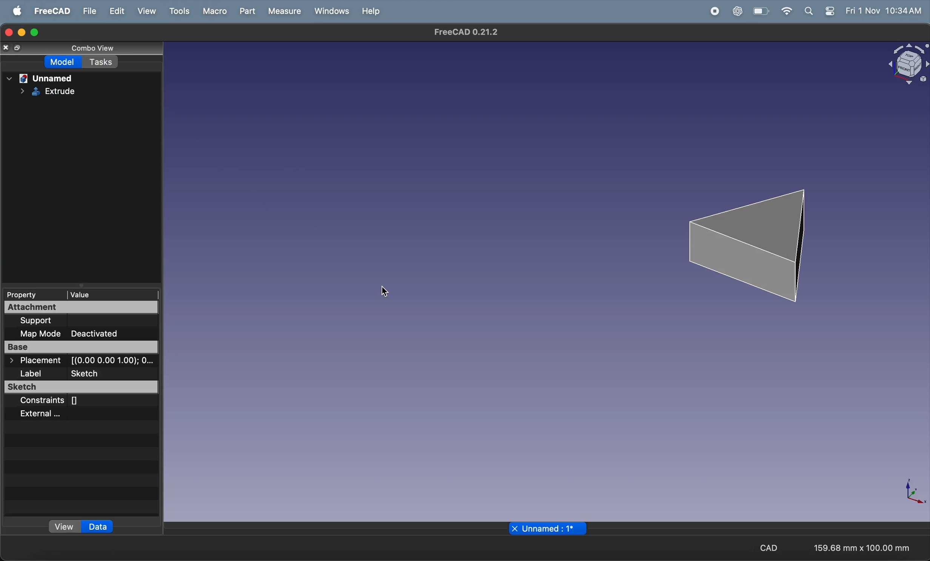  I want to click on External ..., so click(59, 414).